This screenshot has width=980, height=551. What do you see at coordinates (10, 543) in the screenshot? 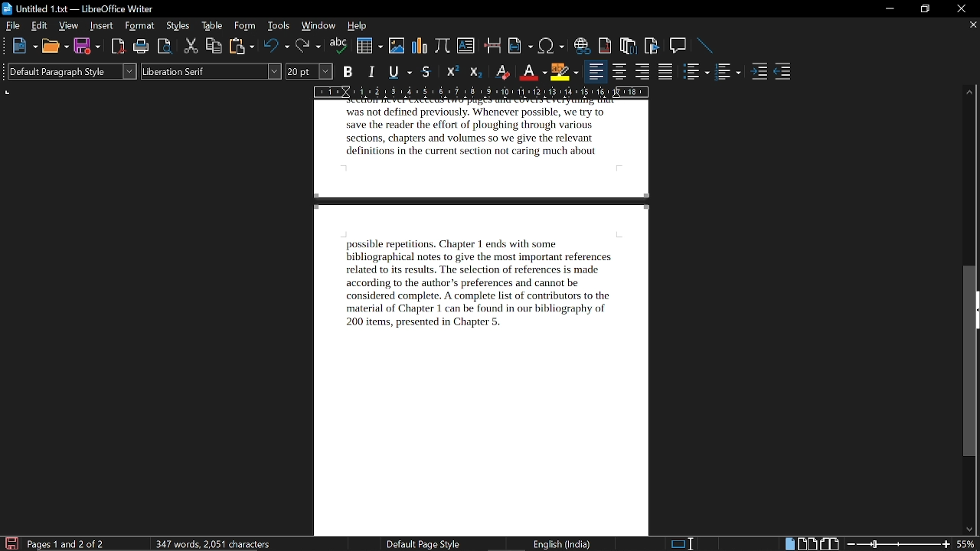
I see `save` at bounding box center [10, 543].